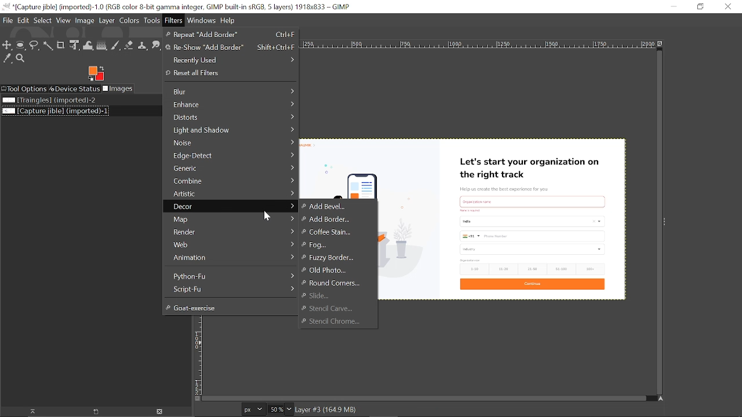  What do you see at coordinates (230, 60) in the screenshot?
I see `Recently used` at bounding box center [230, 60].